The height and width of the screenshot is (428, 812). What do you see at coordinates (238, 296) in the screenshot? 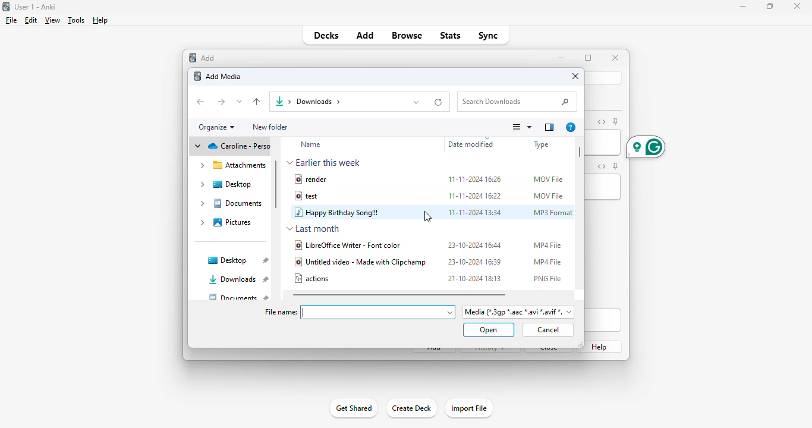
I see `documents` at bounding box center [238, 296].